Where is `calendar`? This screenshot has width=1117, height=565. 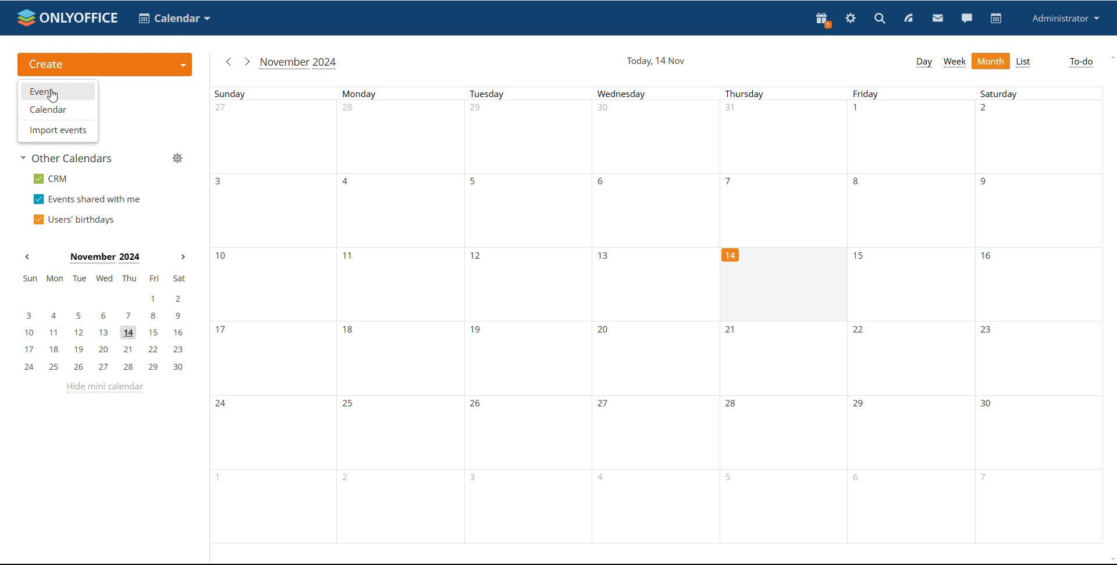 calendar is located at coordinates (996, 19).